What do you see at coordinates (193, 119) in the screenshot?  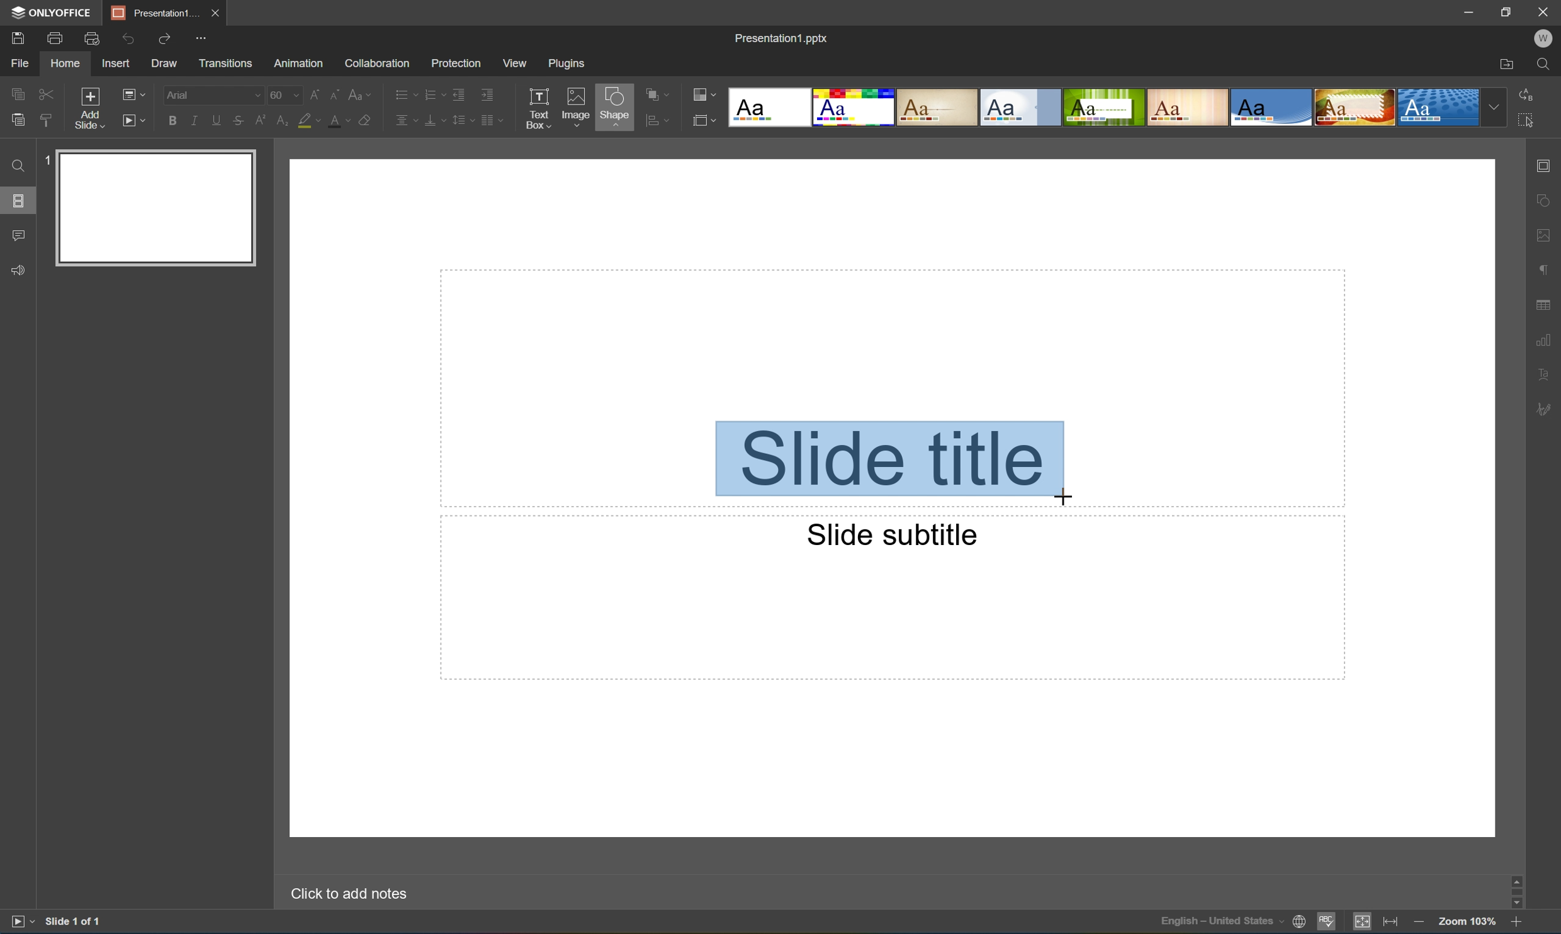 I see `Italic` at bounding box center [193, 119].